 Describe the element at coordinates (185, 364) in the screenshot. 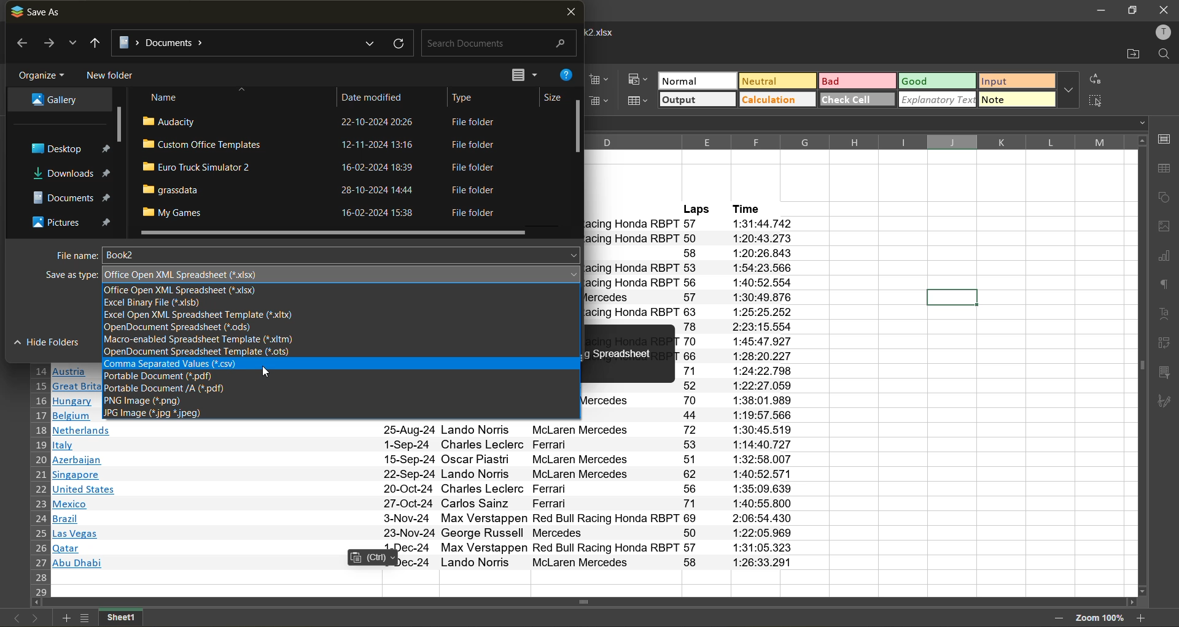

I see `csv` at that location.